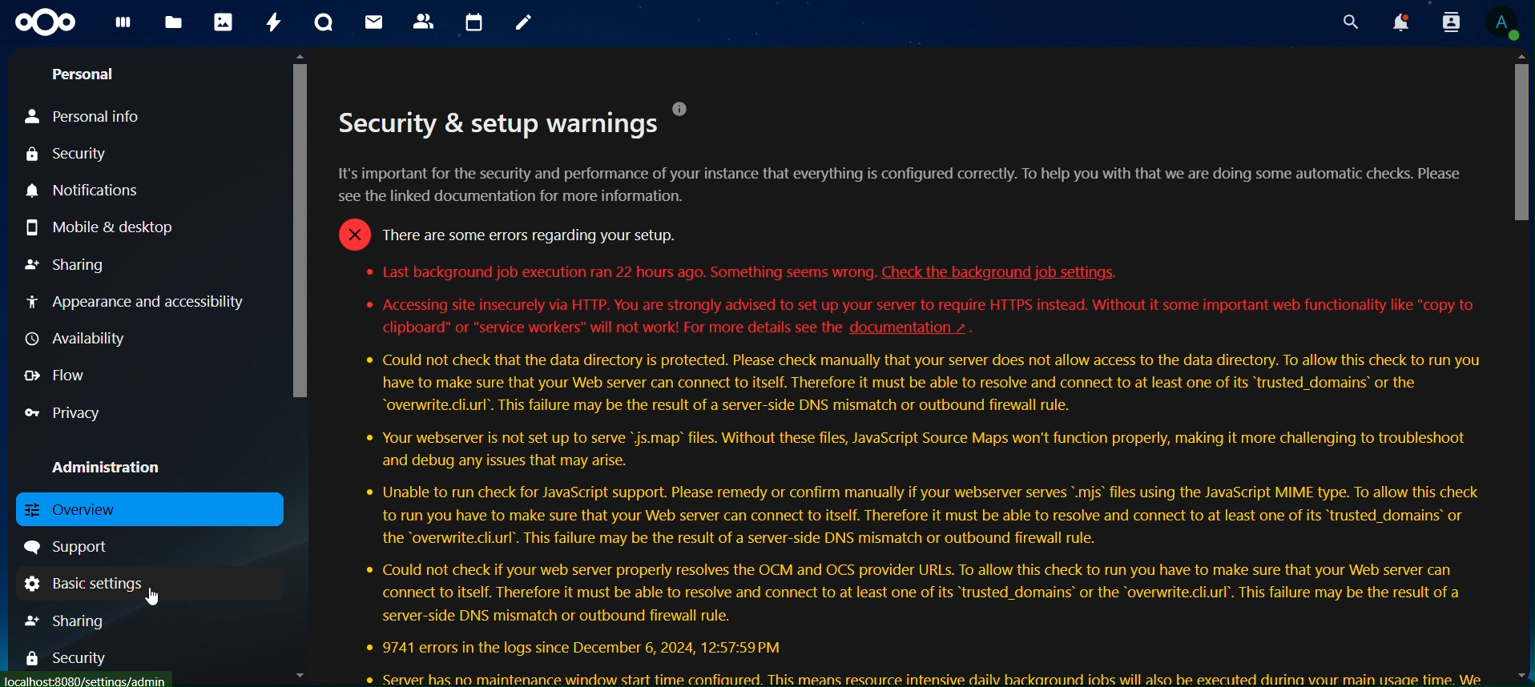 Image resolution: width=1535 pixels, height=687 pixels. Describe the element at coordinates (173, 23) in the screenshot. I see `files` at that location.